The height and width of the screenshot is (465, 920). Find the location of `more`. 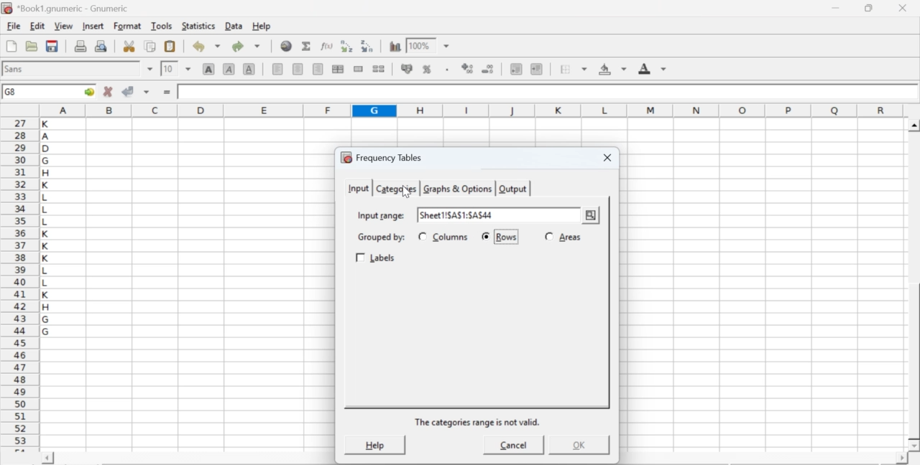

more is located at coordinates (591, 216).